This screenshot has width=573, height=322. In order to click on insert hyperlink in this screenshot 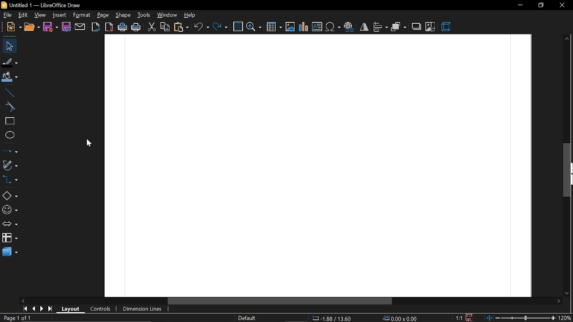, I will do `click(349, 27)`.